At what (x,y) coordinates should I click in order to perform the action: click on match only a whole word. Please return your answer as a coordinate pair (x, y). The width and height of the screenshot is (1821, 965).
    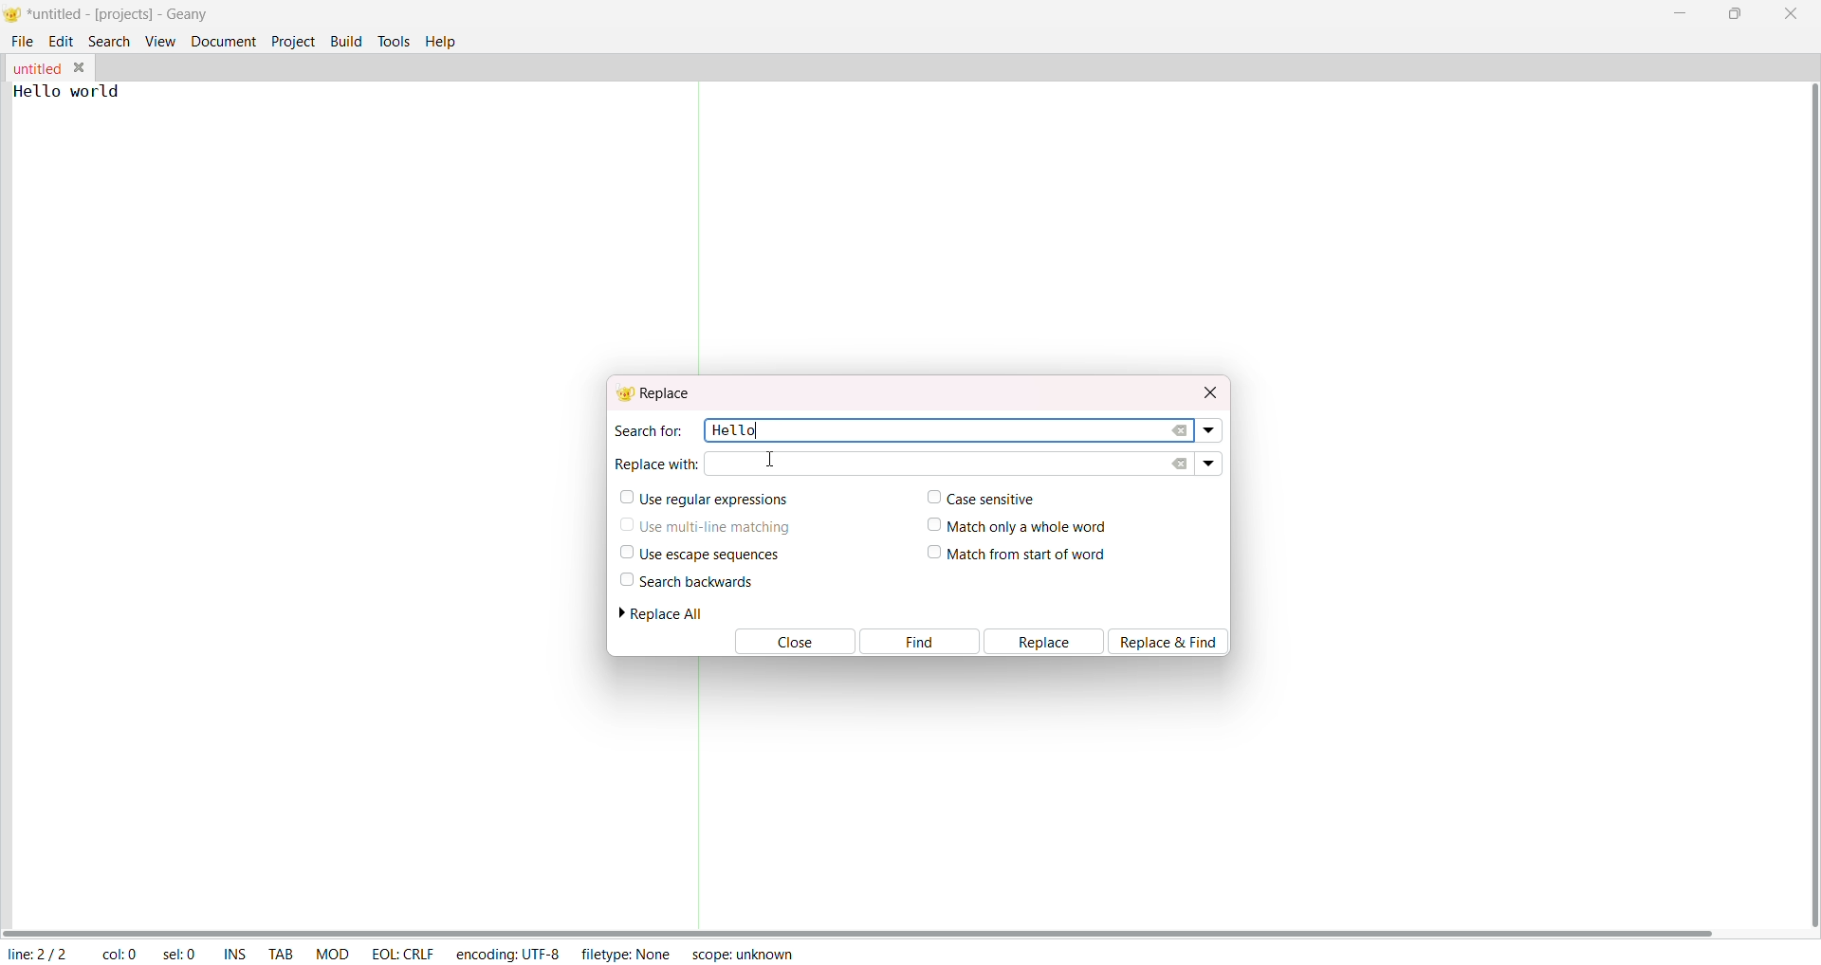
    Looking at the image, I should click on (1021, 524).